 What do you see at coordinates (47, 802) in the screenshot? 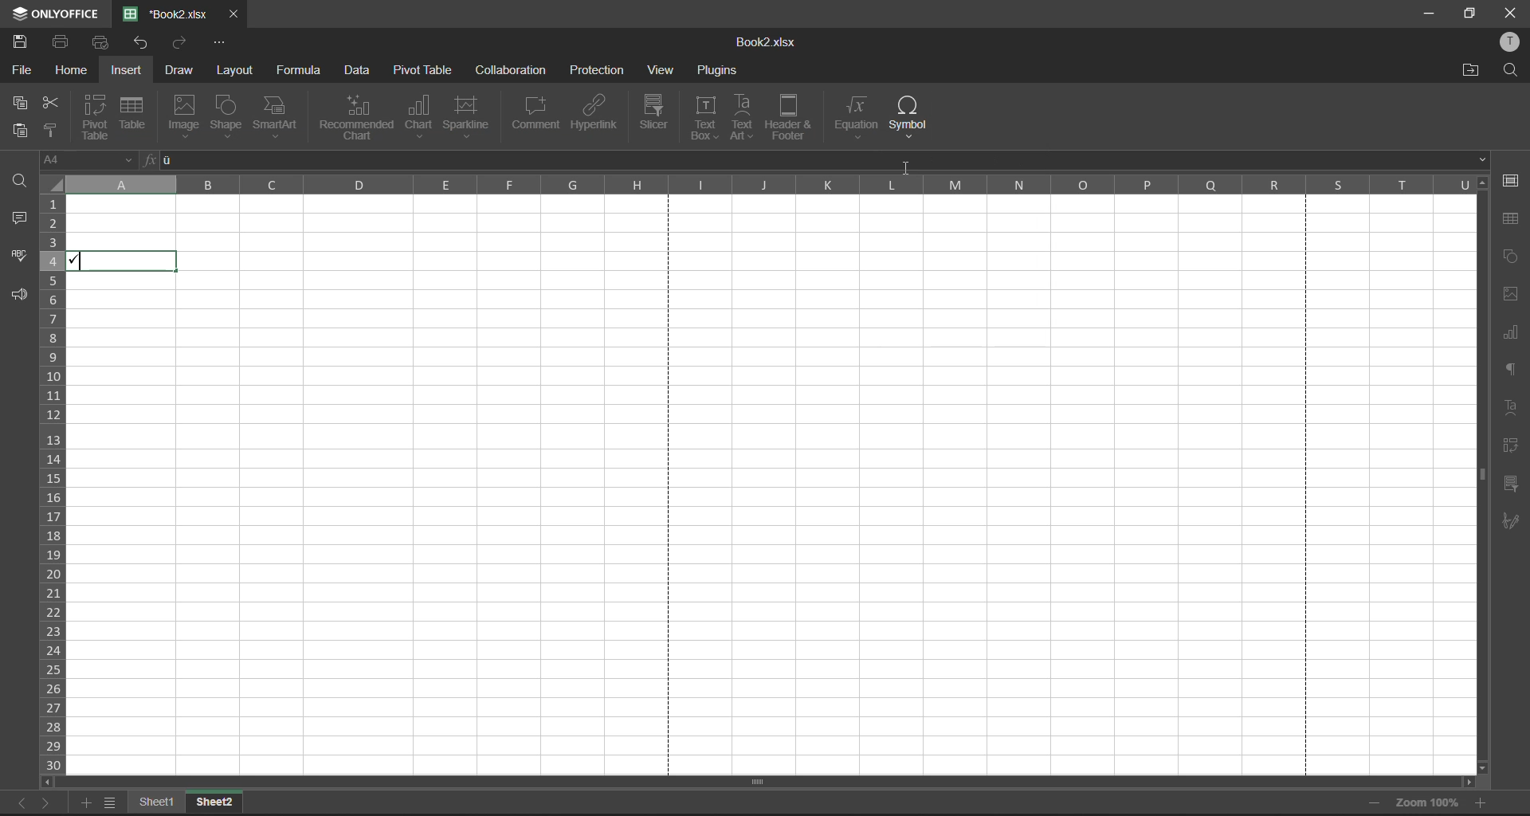
I see `next` at bounding box center [47, 802].